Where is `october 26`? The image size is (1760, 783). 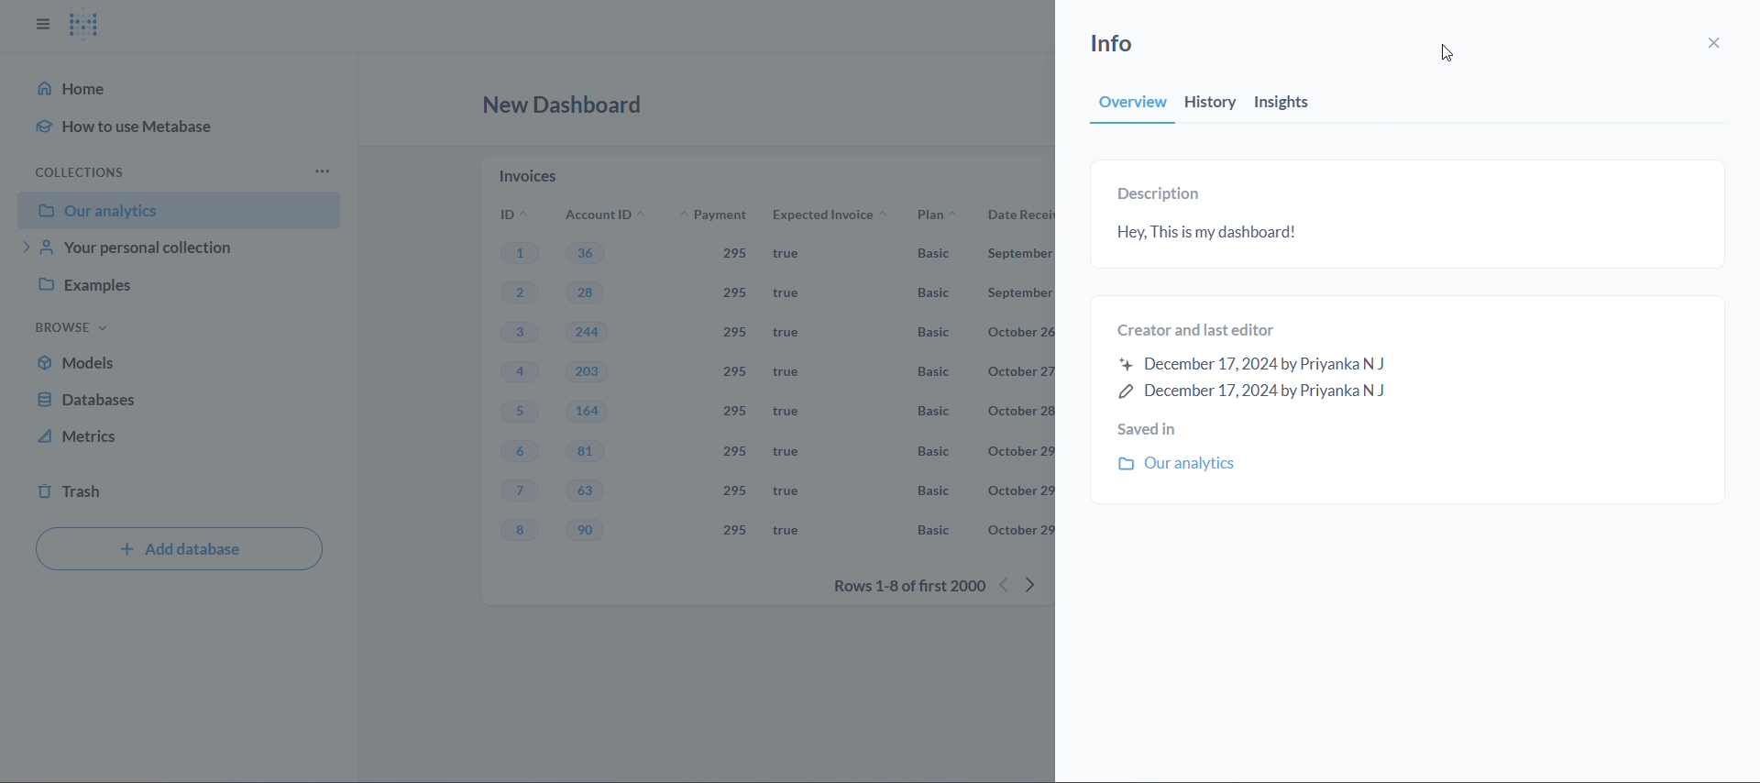 october 26 is located at coordinates (1020, 332).